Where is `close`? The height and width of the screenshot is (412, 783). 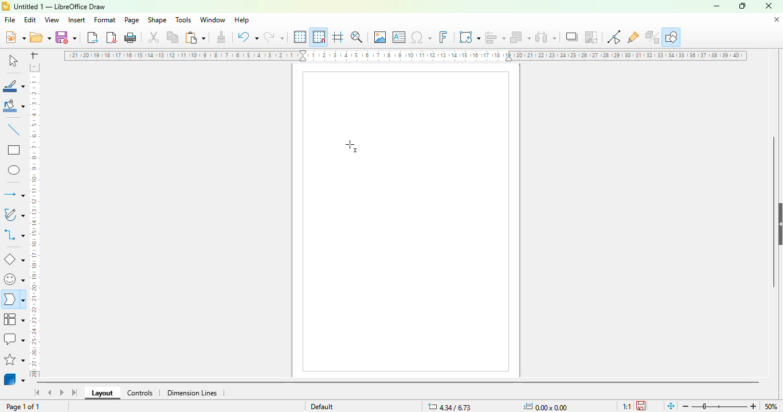
close is located at coordinates (769, 6).